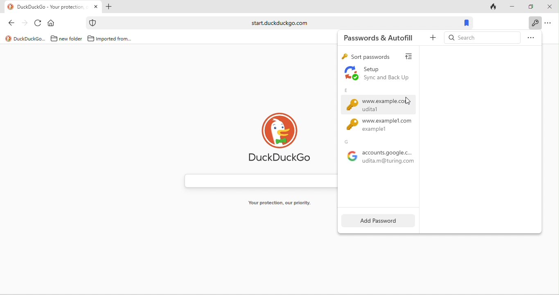 The height and width of the screenshot is (295, 559). What do you see at coordinates (284, 139) in the screenshot?
I see `duck duck go logo` at bounding box center [284, 139].